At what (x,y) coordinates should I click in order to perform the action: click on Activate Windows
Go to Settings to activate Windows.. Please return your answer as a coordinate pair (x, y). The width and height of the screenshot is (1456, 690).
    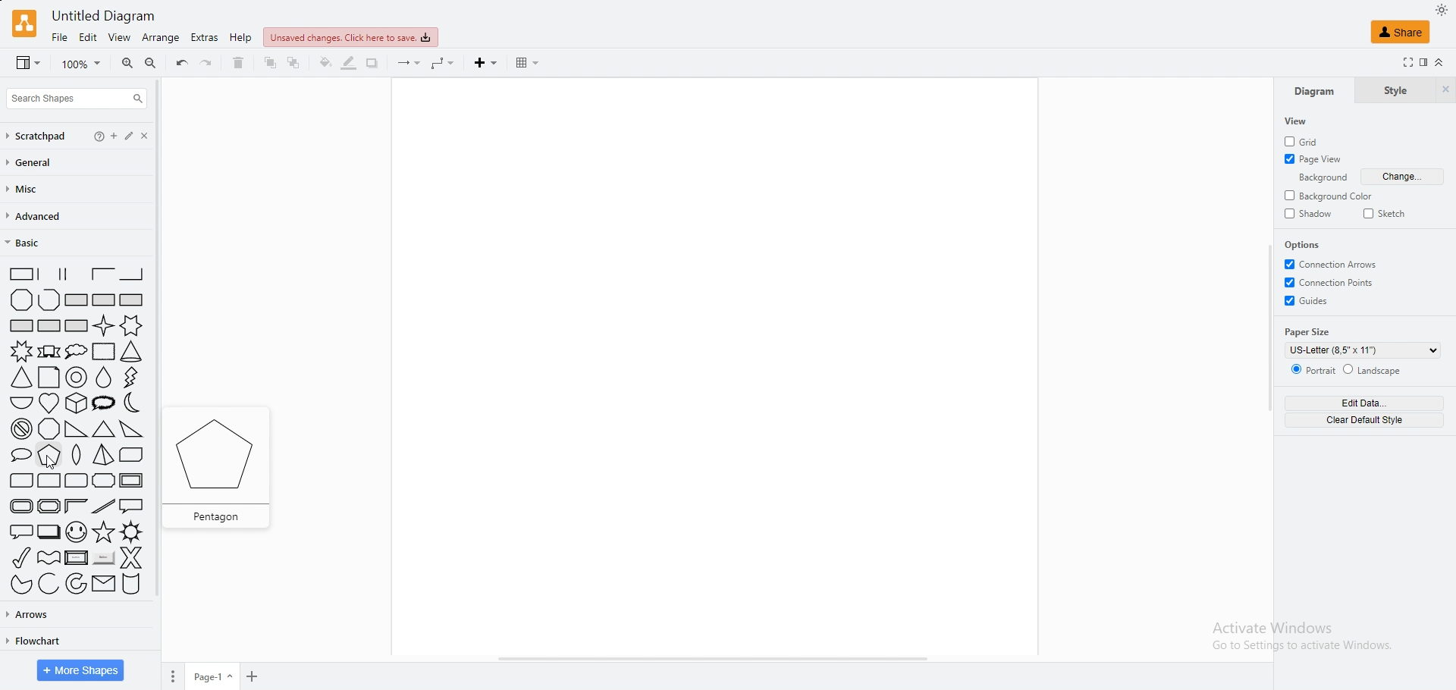
    Looking at the image, I should click on (1293, 636).